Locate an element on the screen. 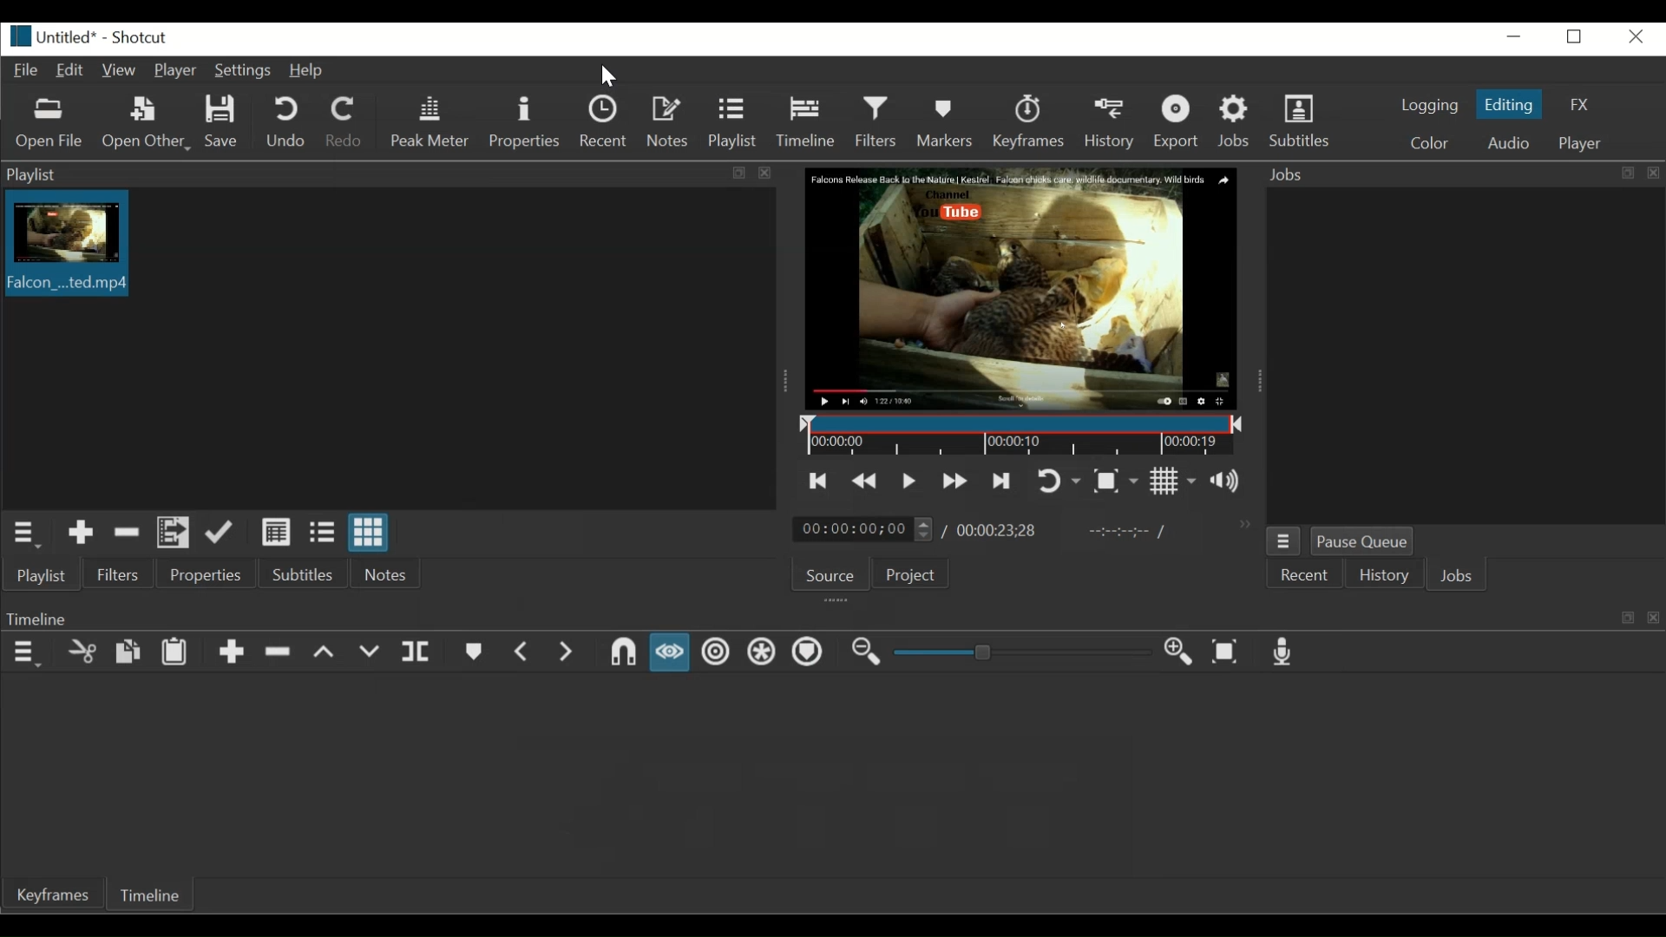  Open File is located at coordinates (54, 124).